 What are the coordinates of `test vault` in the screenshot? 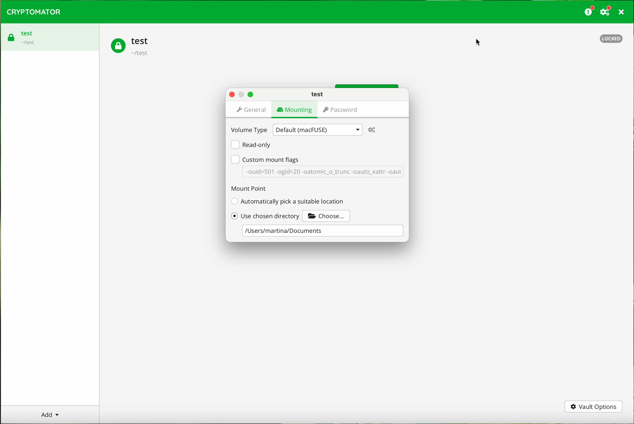 It's located at (50, 37).